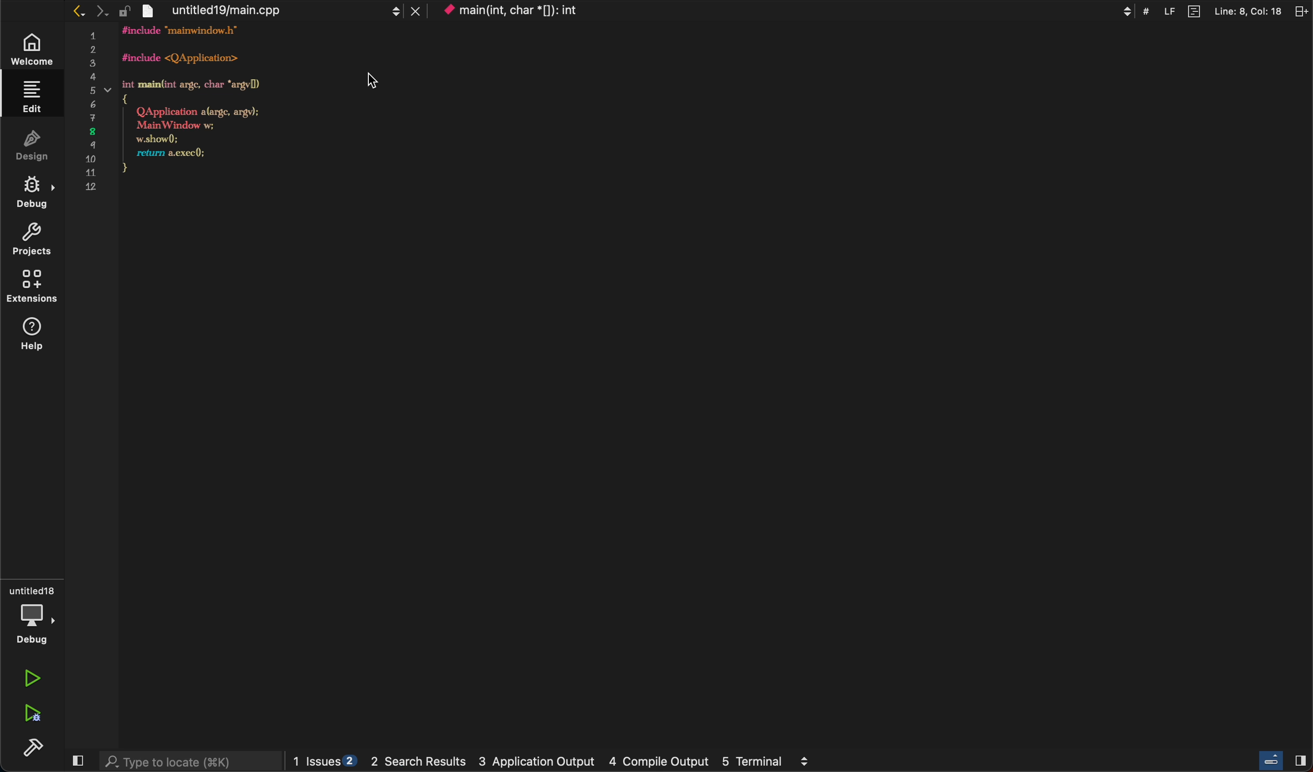 Image resolution: width=1313 pixels, height=772 pixels. Describe the element at coordinates (78, 761) in the screenshot. I see `close sidebar` at that location.